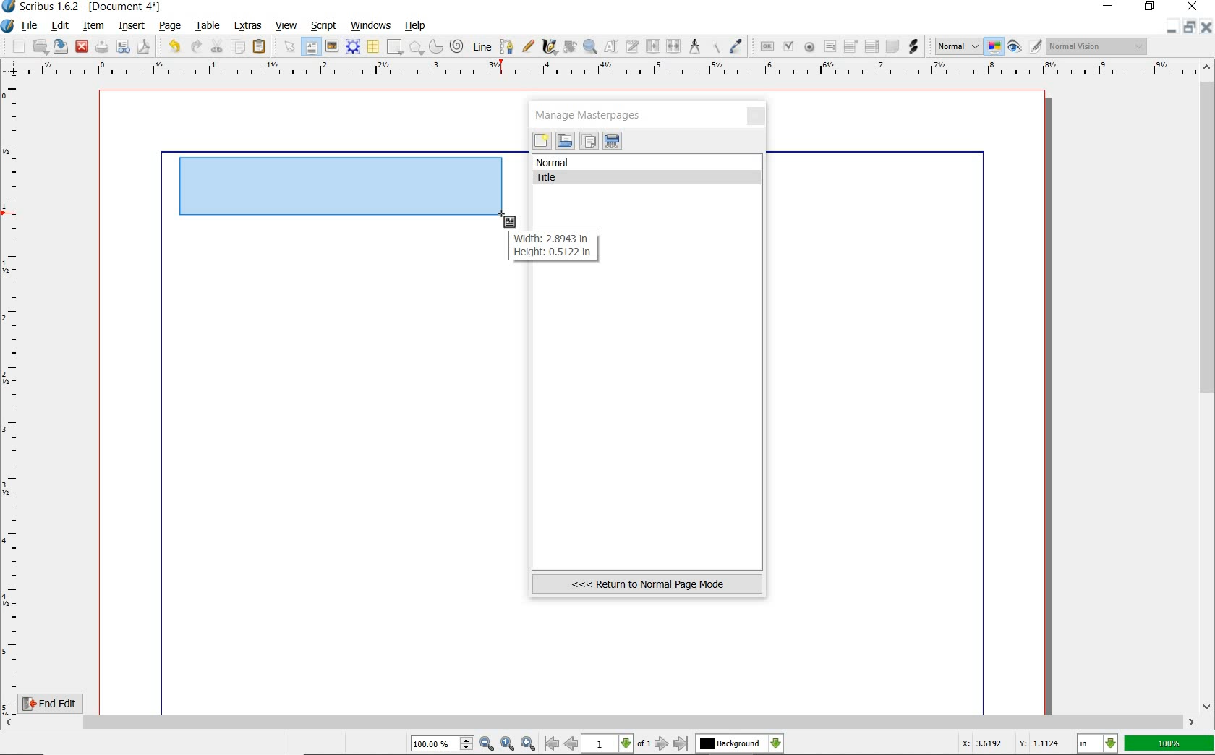 The width and height of the screenshot is (1215, 755). Describe the element at coordinates (681, 743) in the screenshot. I see `go to last page` at that location.